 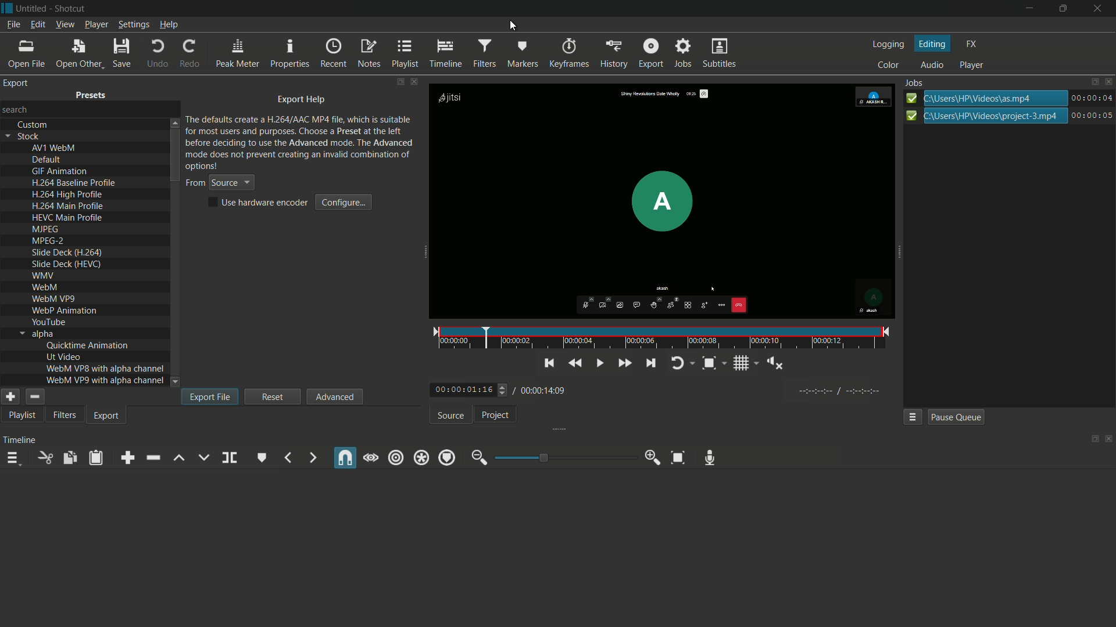 What do you see at coordinates (46, 457) in the screenshot?
I see `cut` at bounding box center [46, 457].